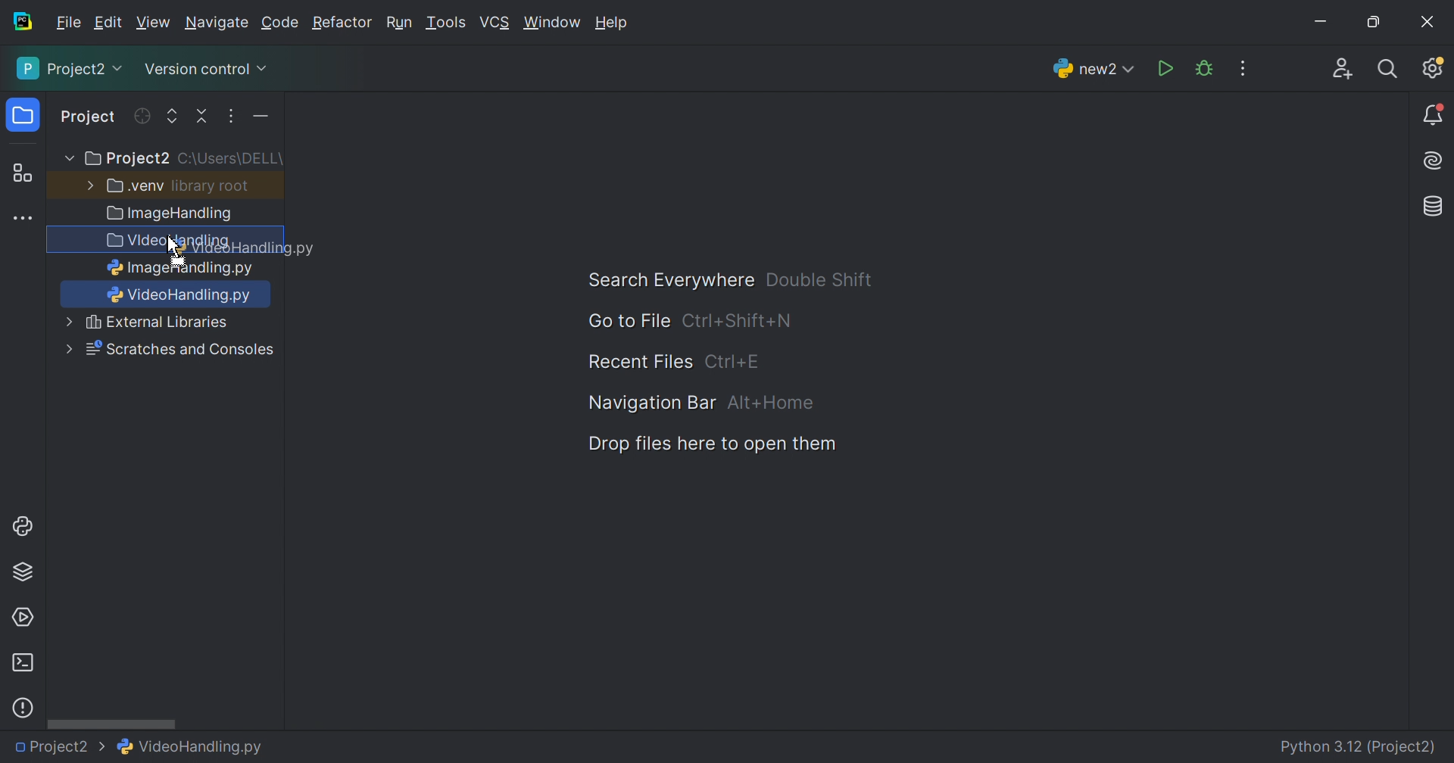 This screenshot has height=763, width=1454. Describe the element at coordinates (155, 23) in the screenshot. I see `View` at that location.